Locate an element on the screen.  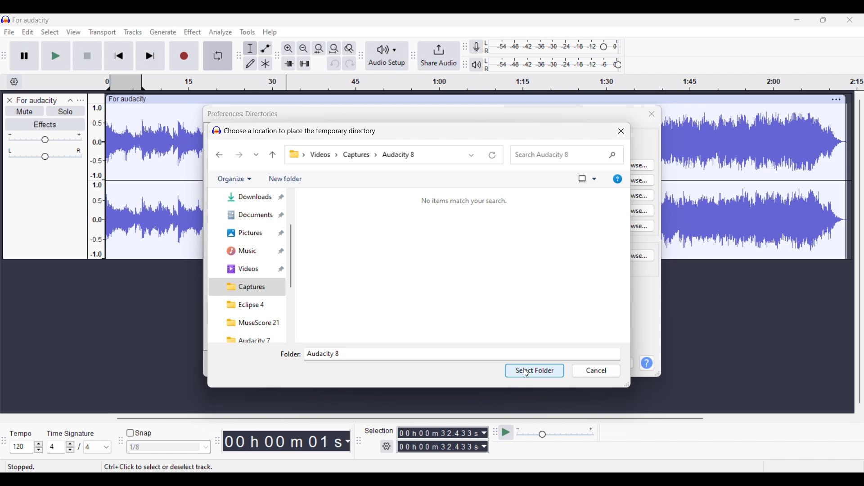
timestamp is located at coordinates (485, 82).